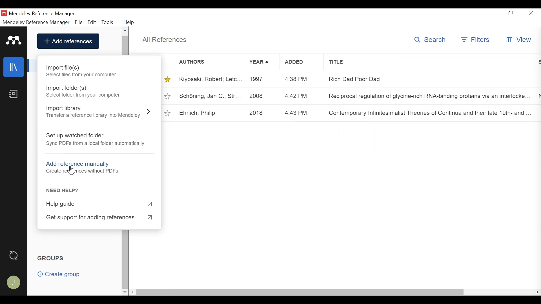 This screenshot has height=304, width=541. What do you see at coordinates (69, 88) in the screenshot?
I see `Import Folder` at bounding box center [69, 88].